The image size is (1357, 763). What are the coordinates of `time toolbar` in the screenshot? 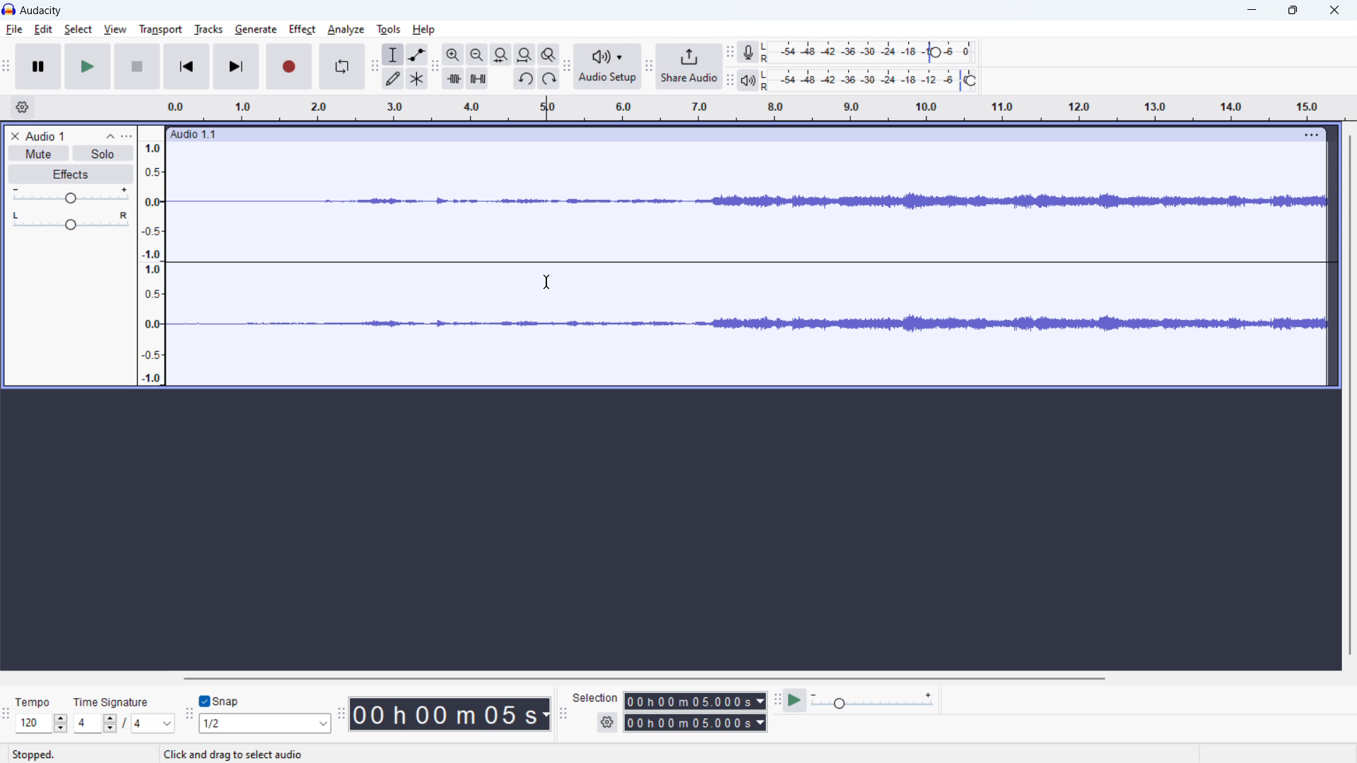 It's located at (343, 713).